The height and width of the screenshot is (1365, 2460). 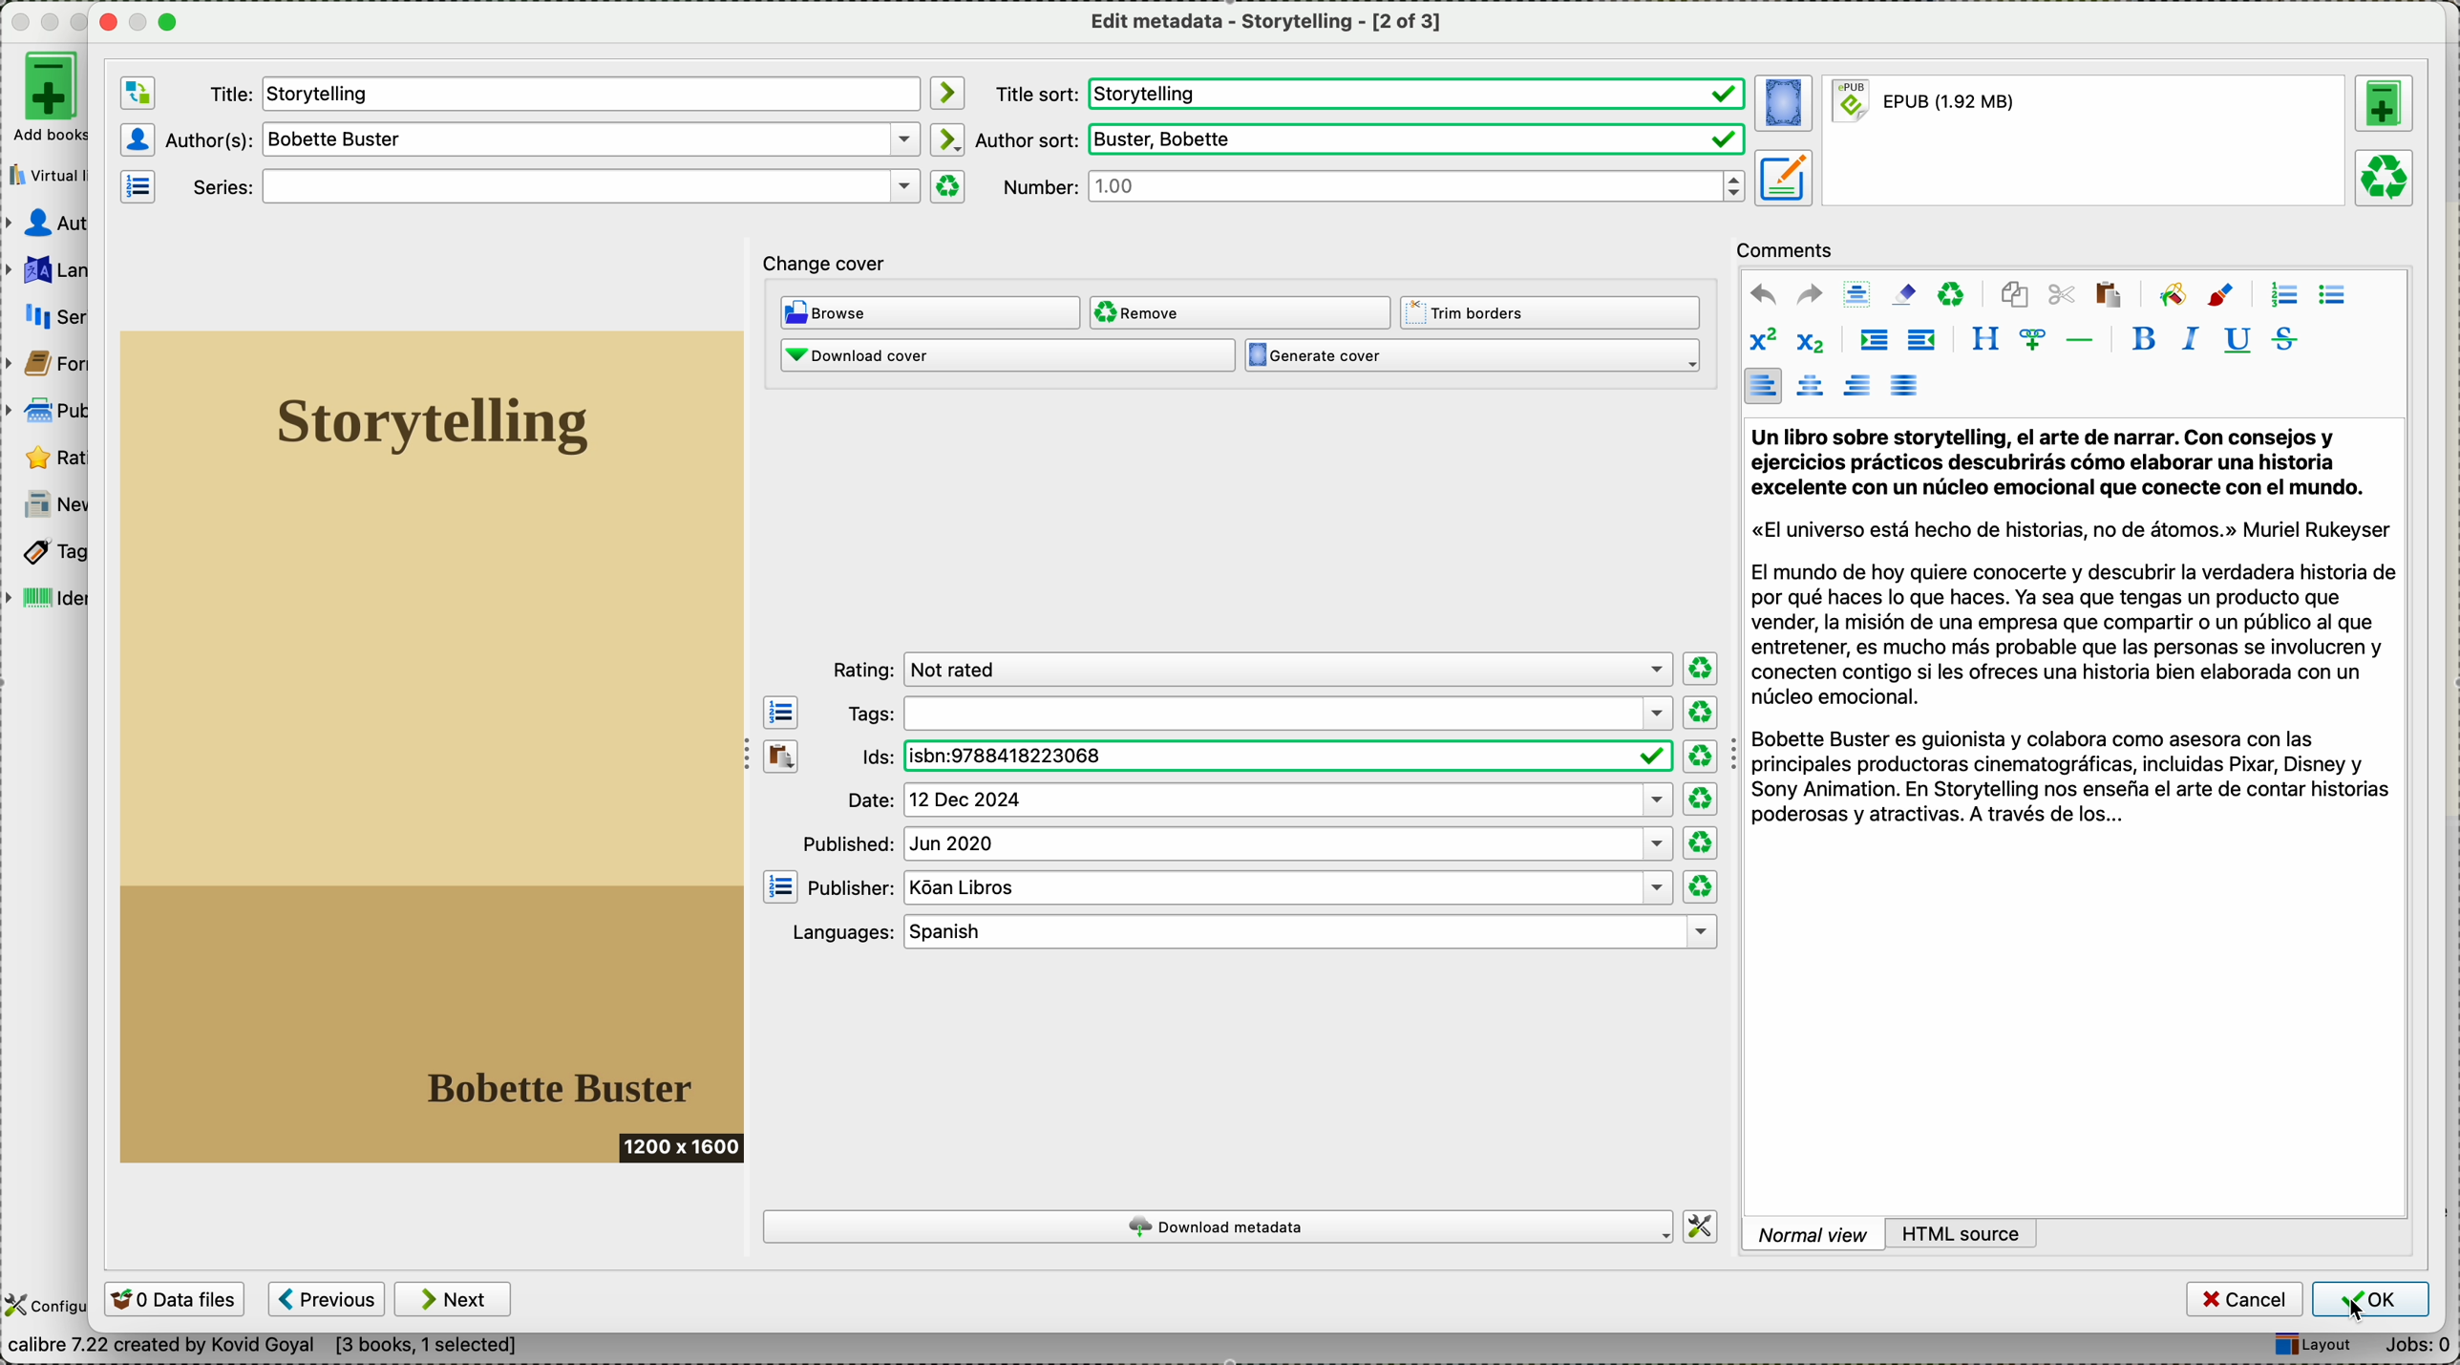 I want to click on decrease indentation, so click(x=1922, y=342).